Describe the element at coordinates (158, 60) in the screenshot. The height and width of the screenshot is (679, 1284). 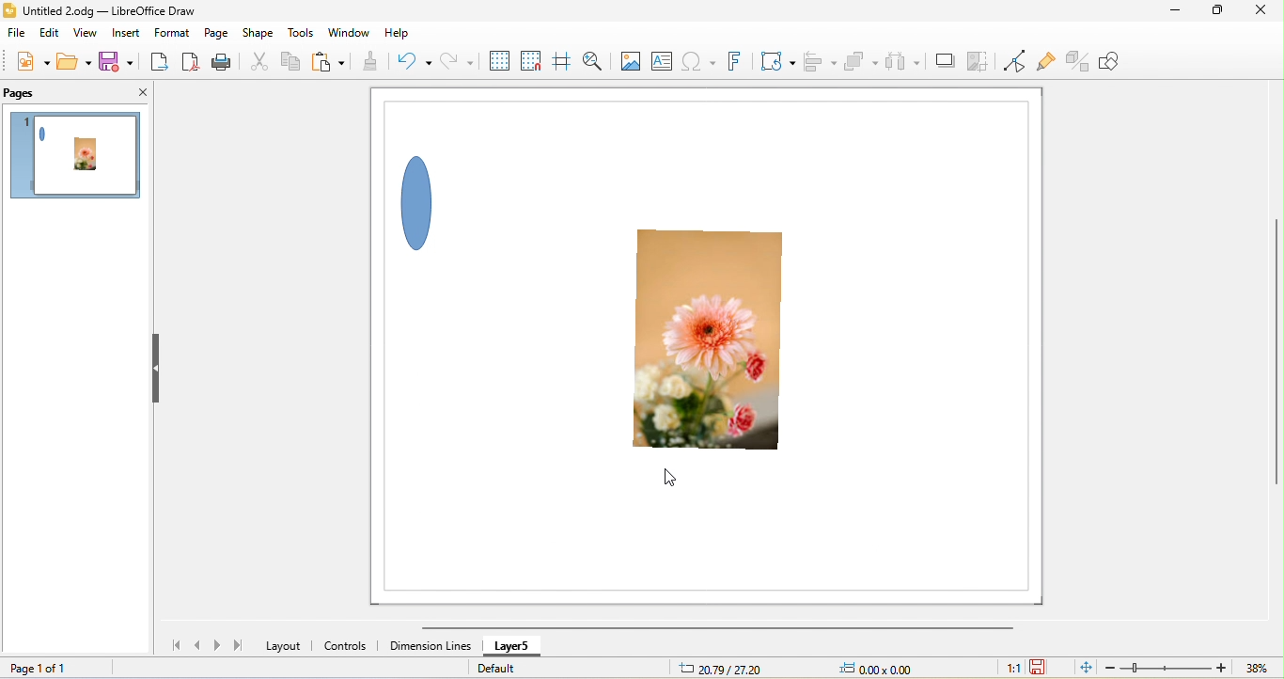
I see `export` at that location.